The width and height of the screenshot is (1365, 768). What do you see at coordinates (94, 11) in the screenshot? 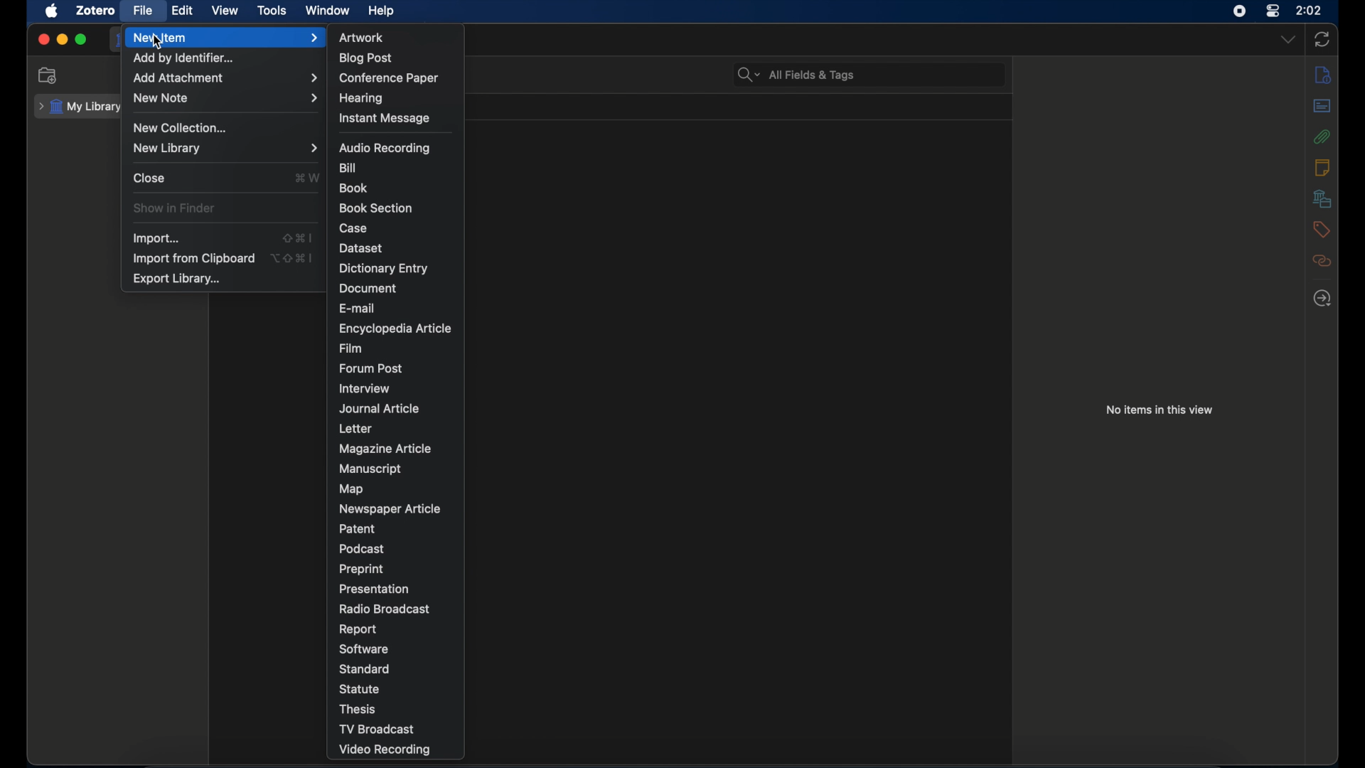
I see `zotero` at bounding box center [94, 11].